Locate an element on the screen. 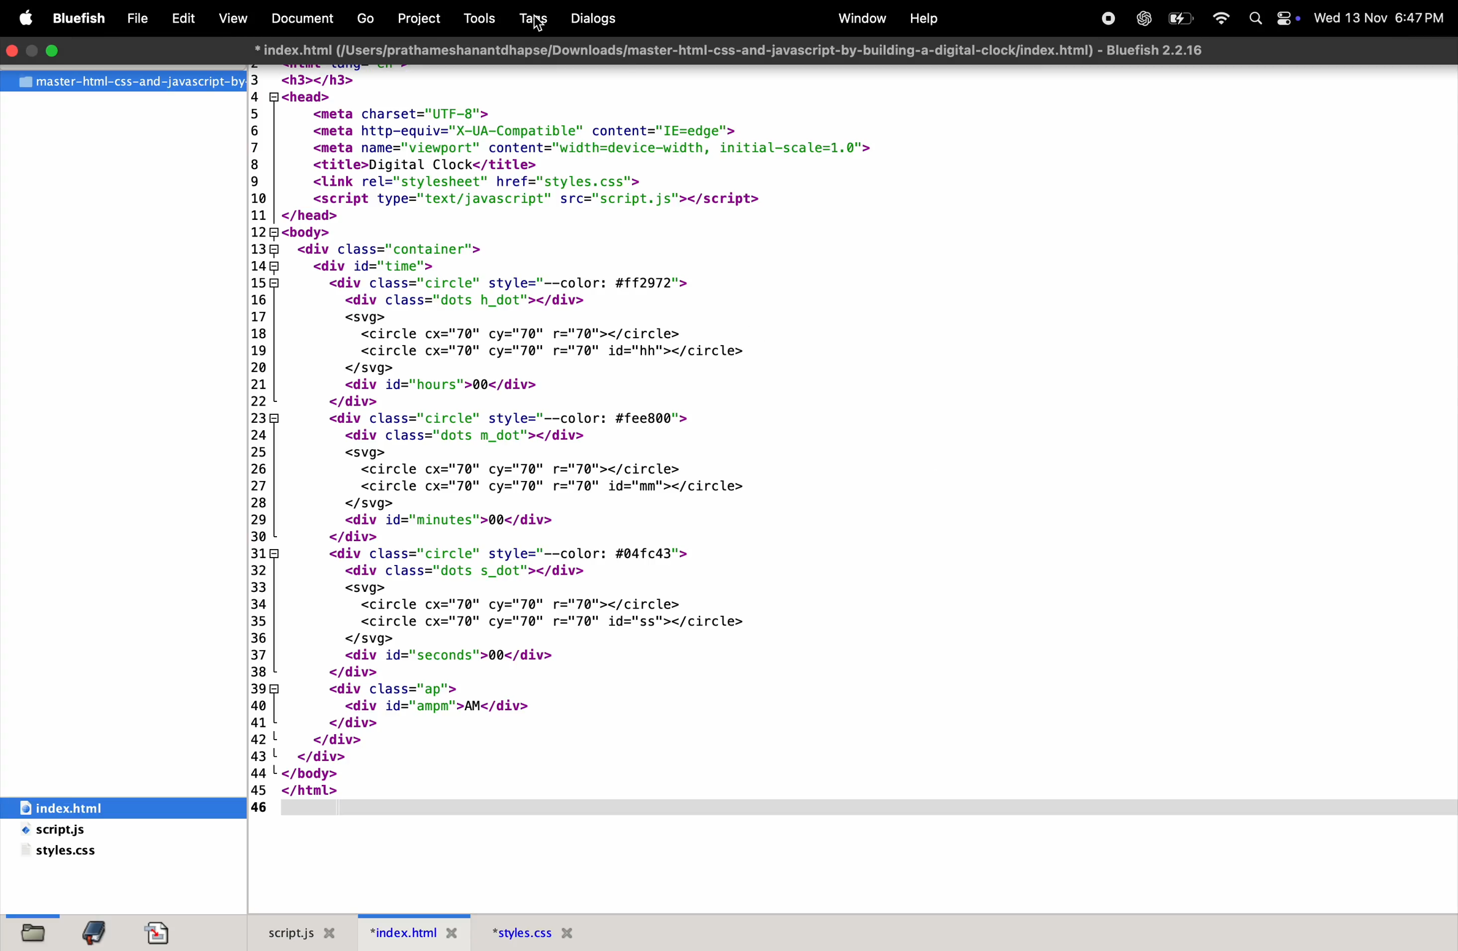  Close file is located at coordinates (451, 935).